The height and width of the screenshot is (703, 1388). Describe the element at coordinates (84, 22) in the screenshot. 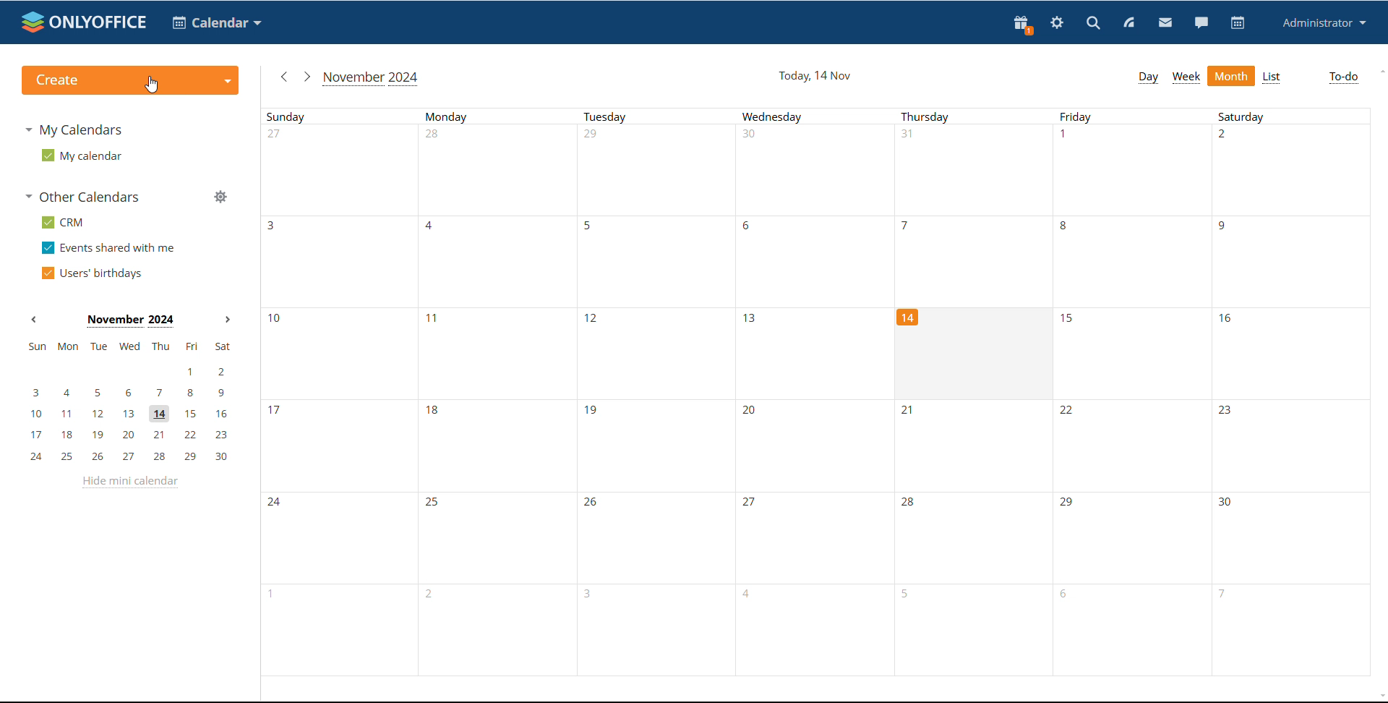

I see `logo` at that location.